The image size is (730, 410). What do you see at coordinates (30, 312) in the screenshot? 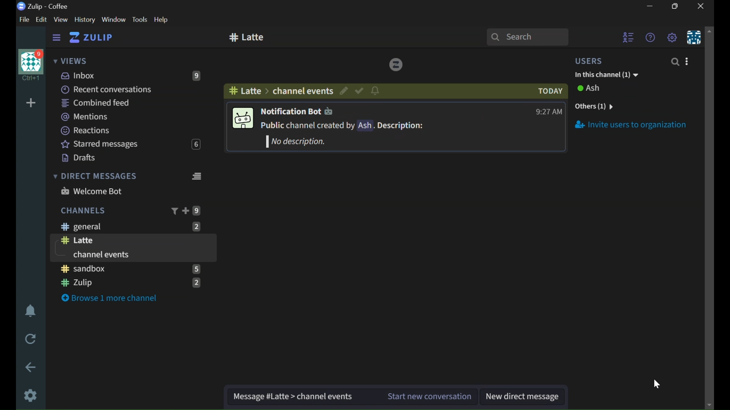
I see `ENABLE DO NOT DISTURBE` at bounding box center [30, 312].